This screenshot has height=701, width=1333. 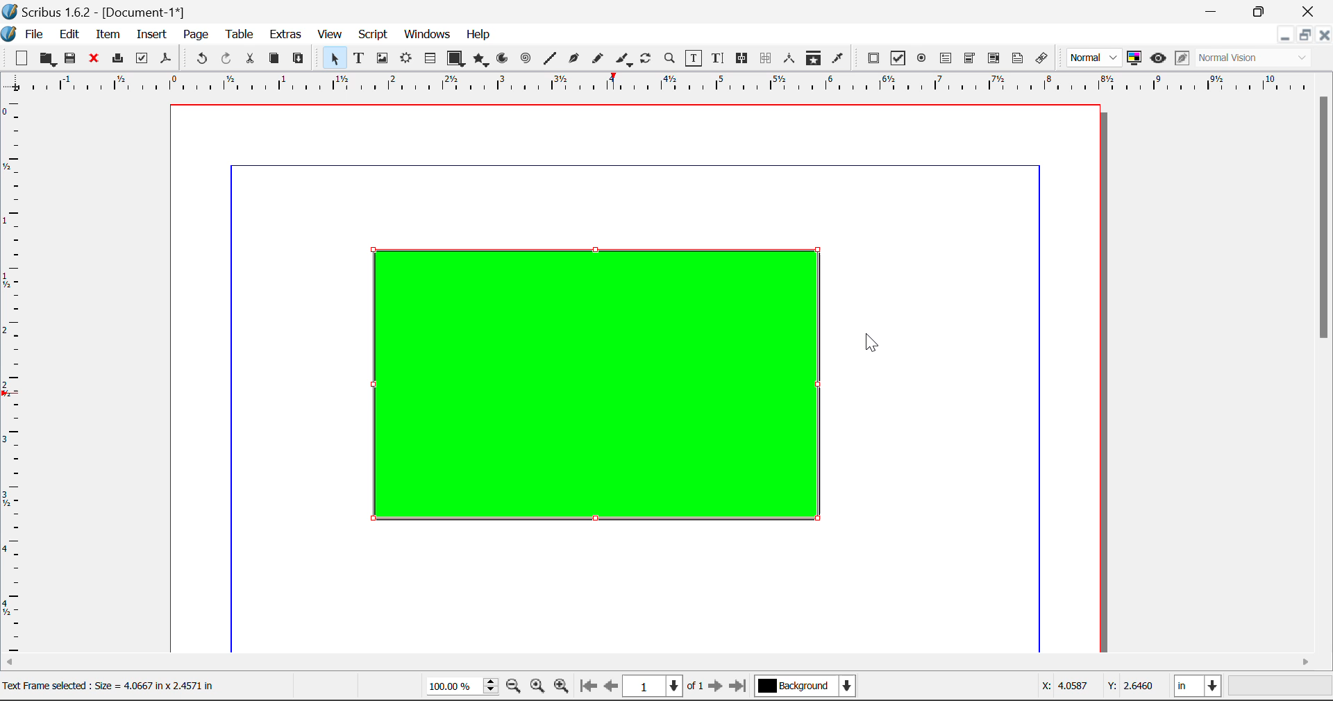 I want to click on Shapes, so click(x=455, y=58).